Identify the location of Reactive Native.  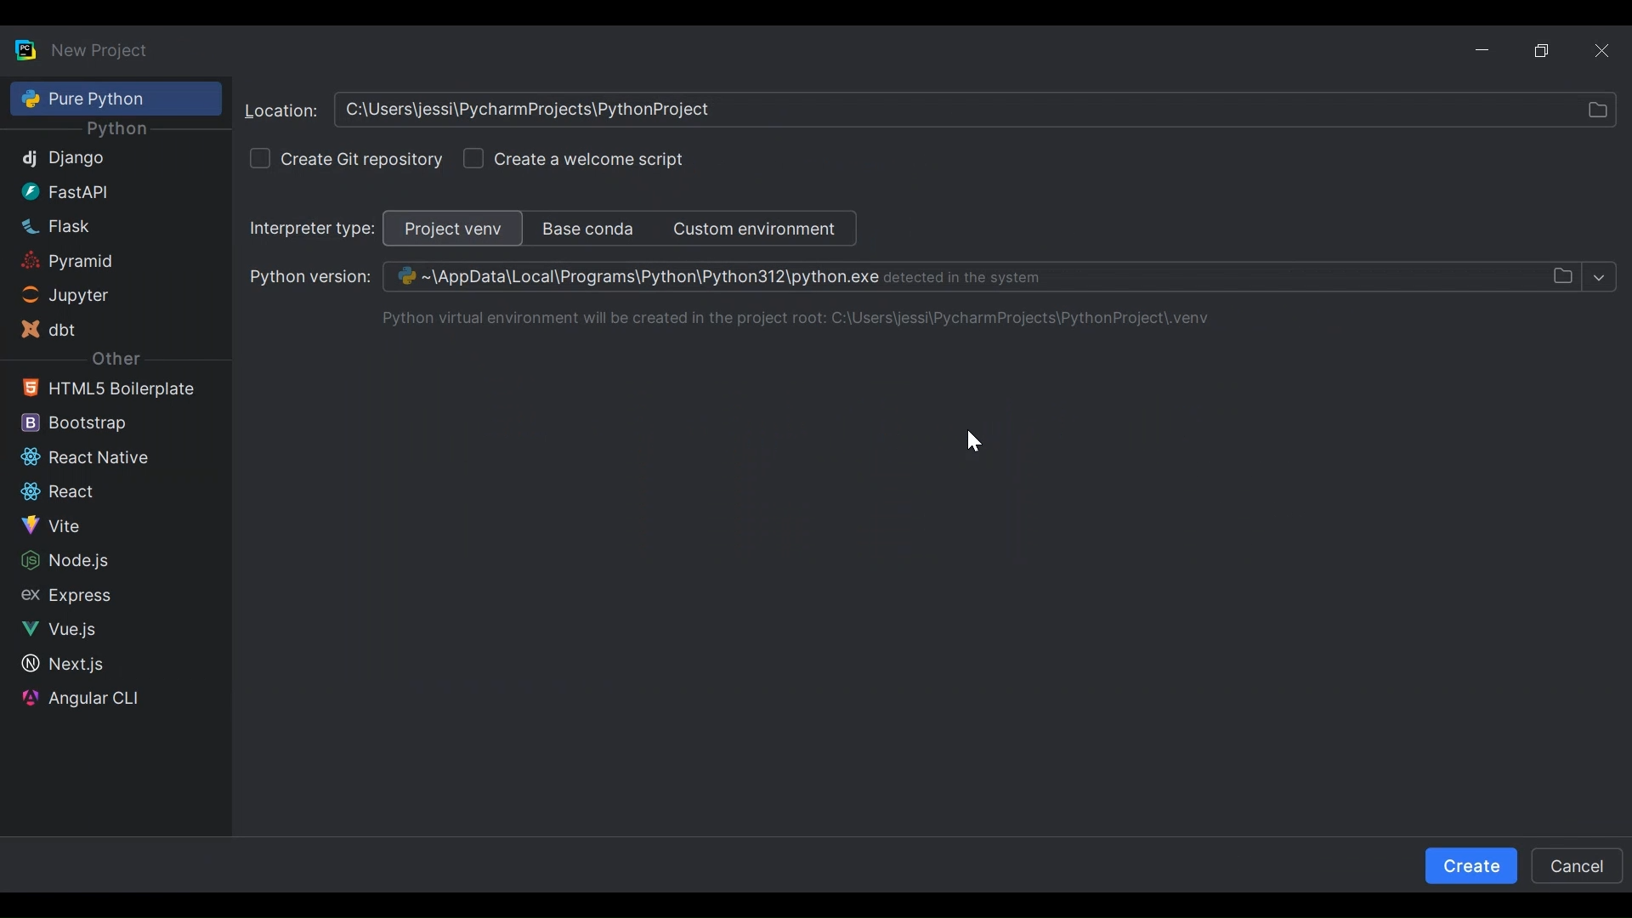
(107, 458).